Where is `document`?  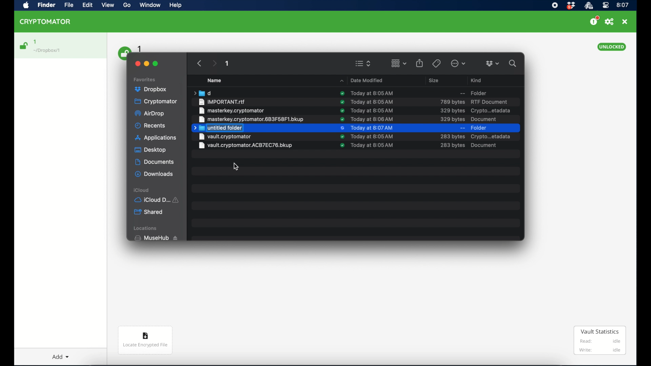 document is located at coordinates (492, 136).